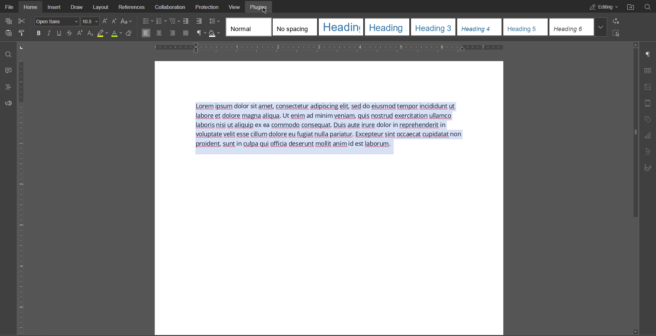 The width and height of the screenshot is (656, 336). Describe the element at coordinates (650, 7) in the screenshot. I see `Search` at that location.